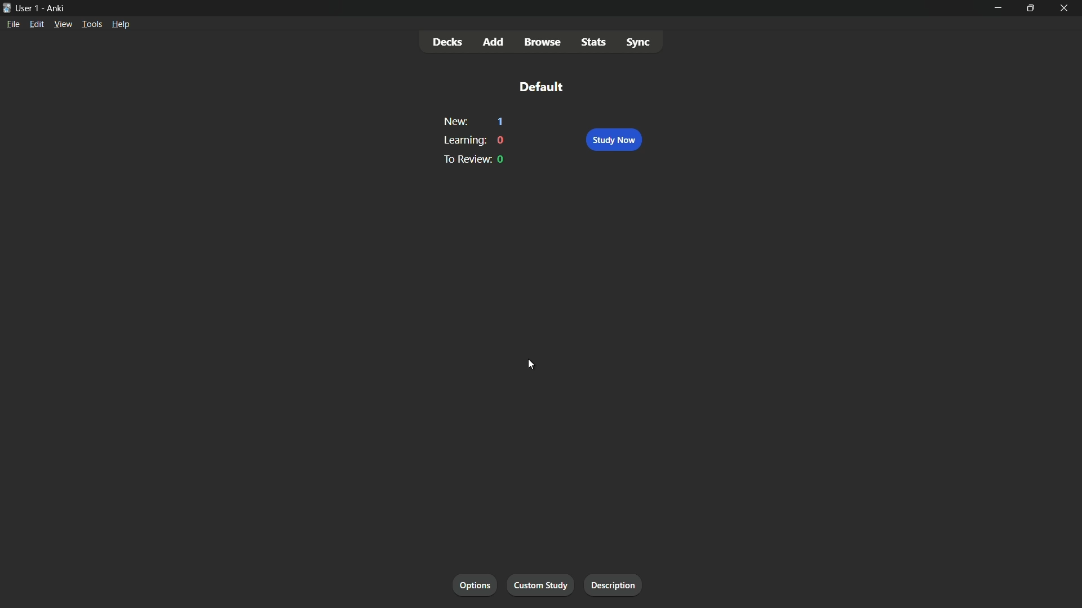 The image size is (1082, 608). Describe the element at coordinates (36, 25) in the screenshot. I see `edit` at that location.